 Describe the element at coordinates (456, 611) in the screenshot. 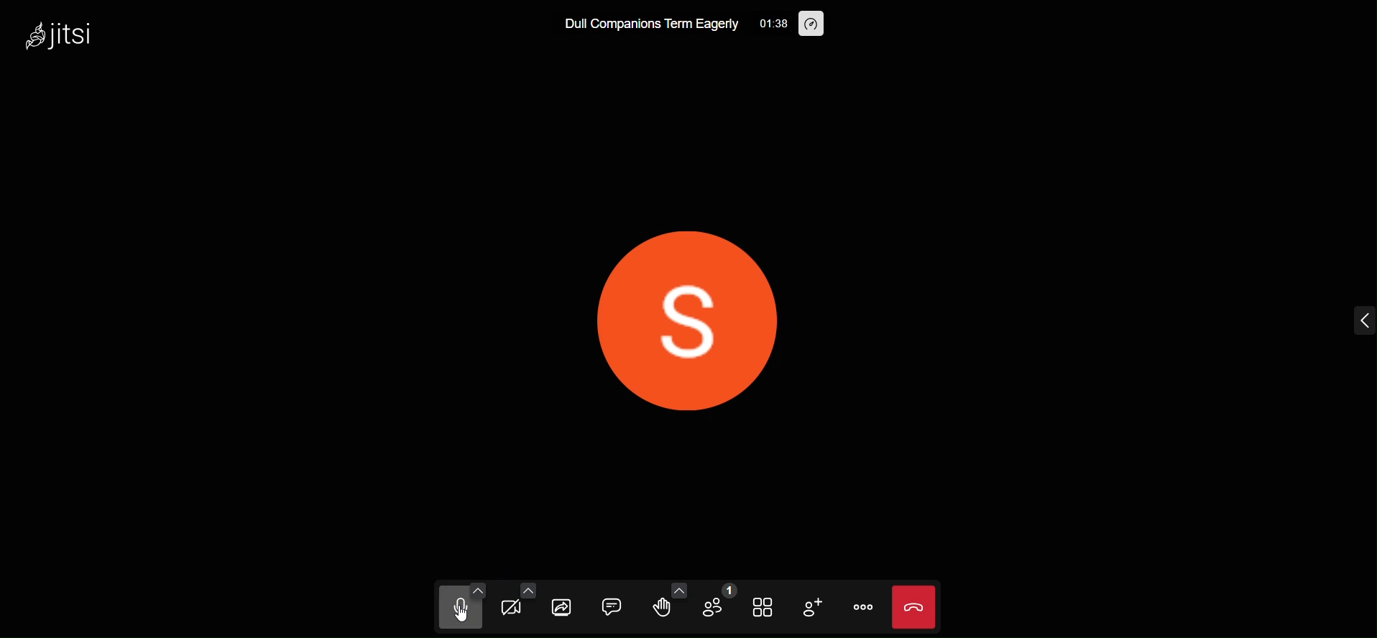

I see `microphone on` at that location.